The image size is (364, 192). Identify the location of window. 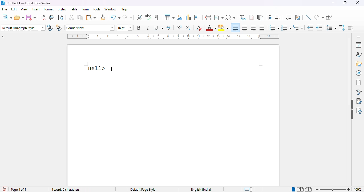
(110, 9).